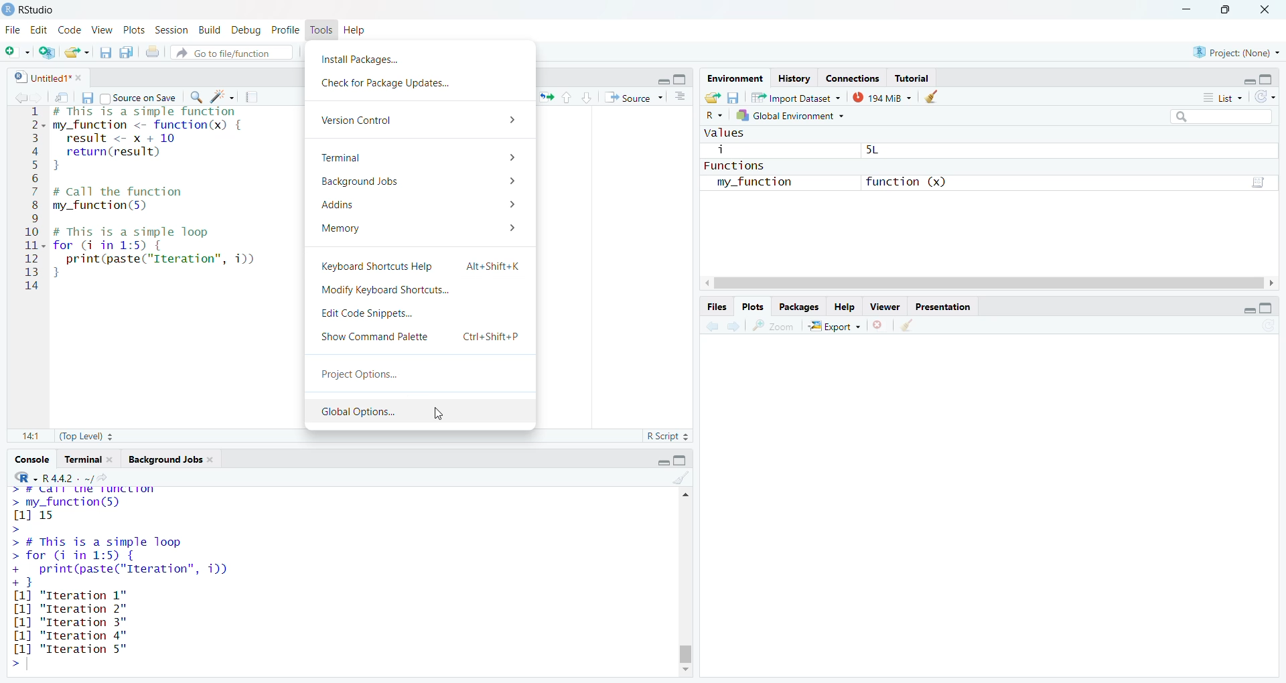 This screenshot has height=683, width=1286. What do you see at coordinates (63, 96) in the screenshot?
I see `show in new window` at bounding box center [63, 96].